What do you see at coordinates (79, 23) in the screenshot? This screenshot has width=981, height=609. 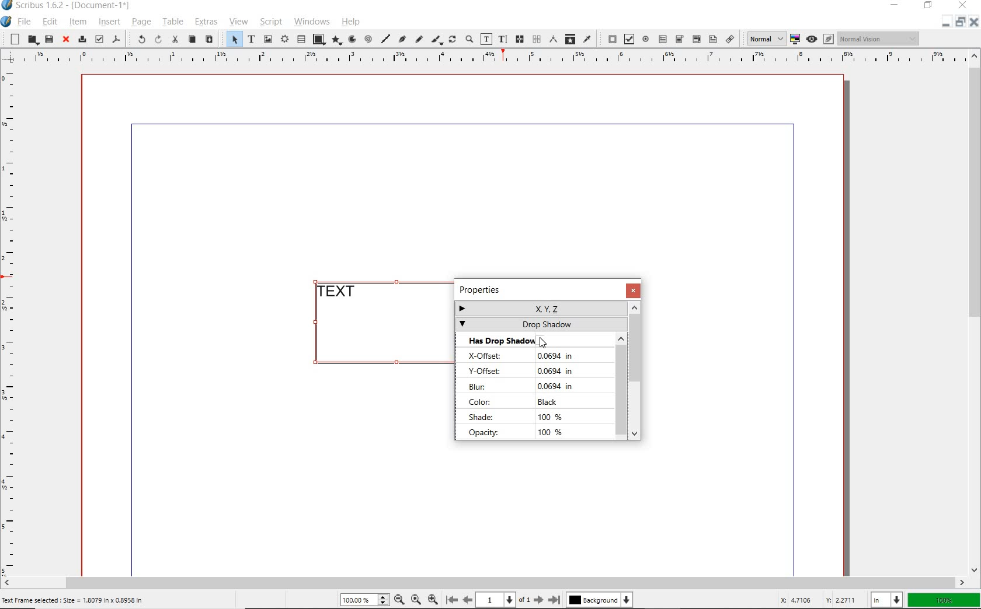 I see `item` at bounding box center [79, 23].